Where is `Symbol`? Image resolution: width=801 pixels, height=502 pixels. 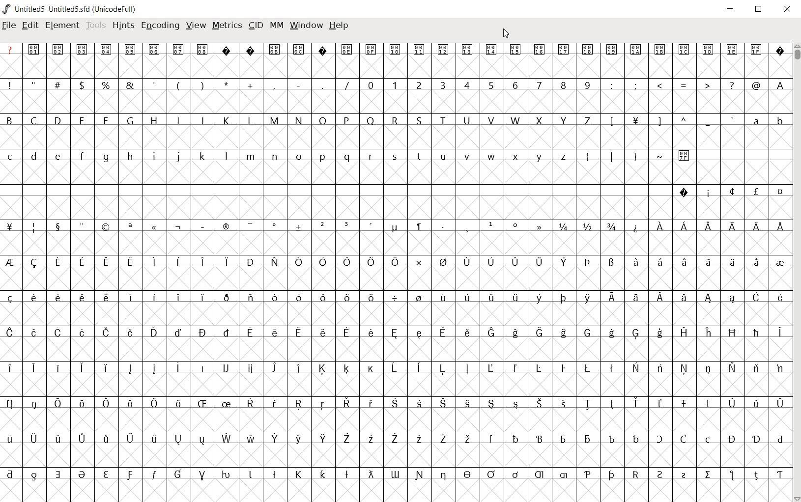
Symbol is located at coordinates (709, 368).